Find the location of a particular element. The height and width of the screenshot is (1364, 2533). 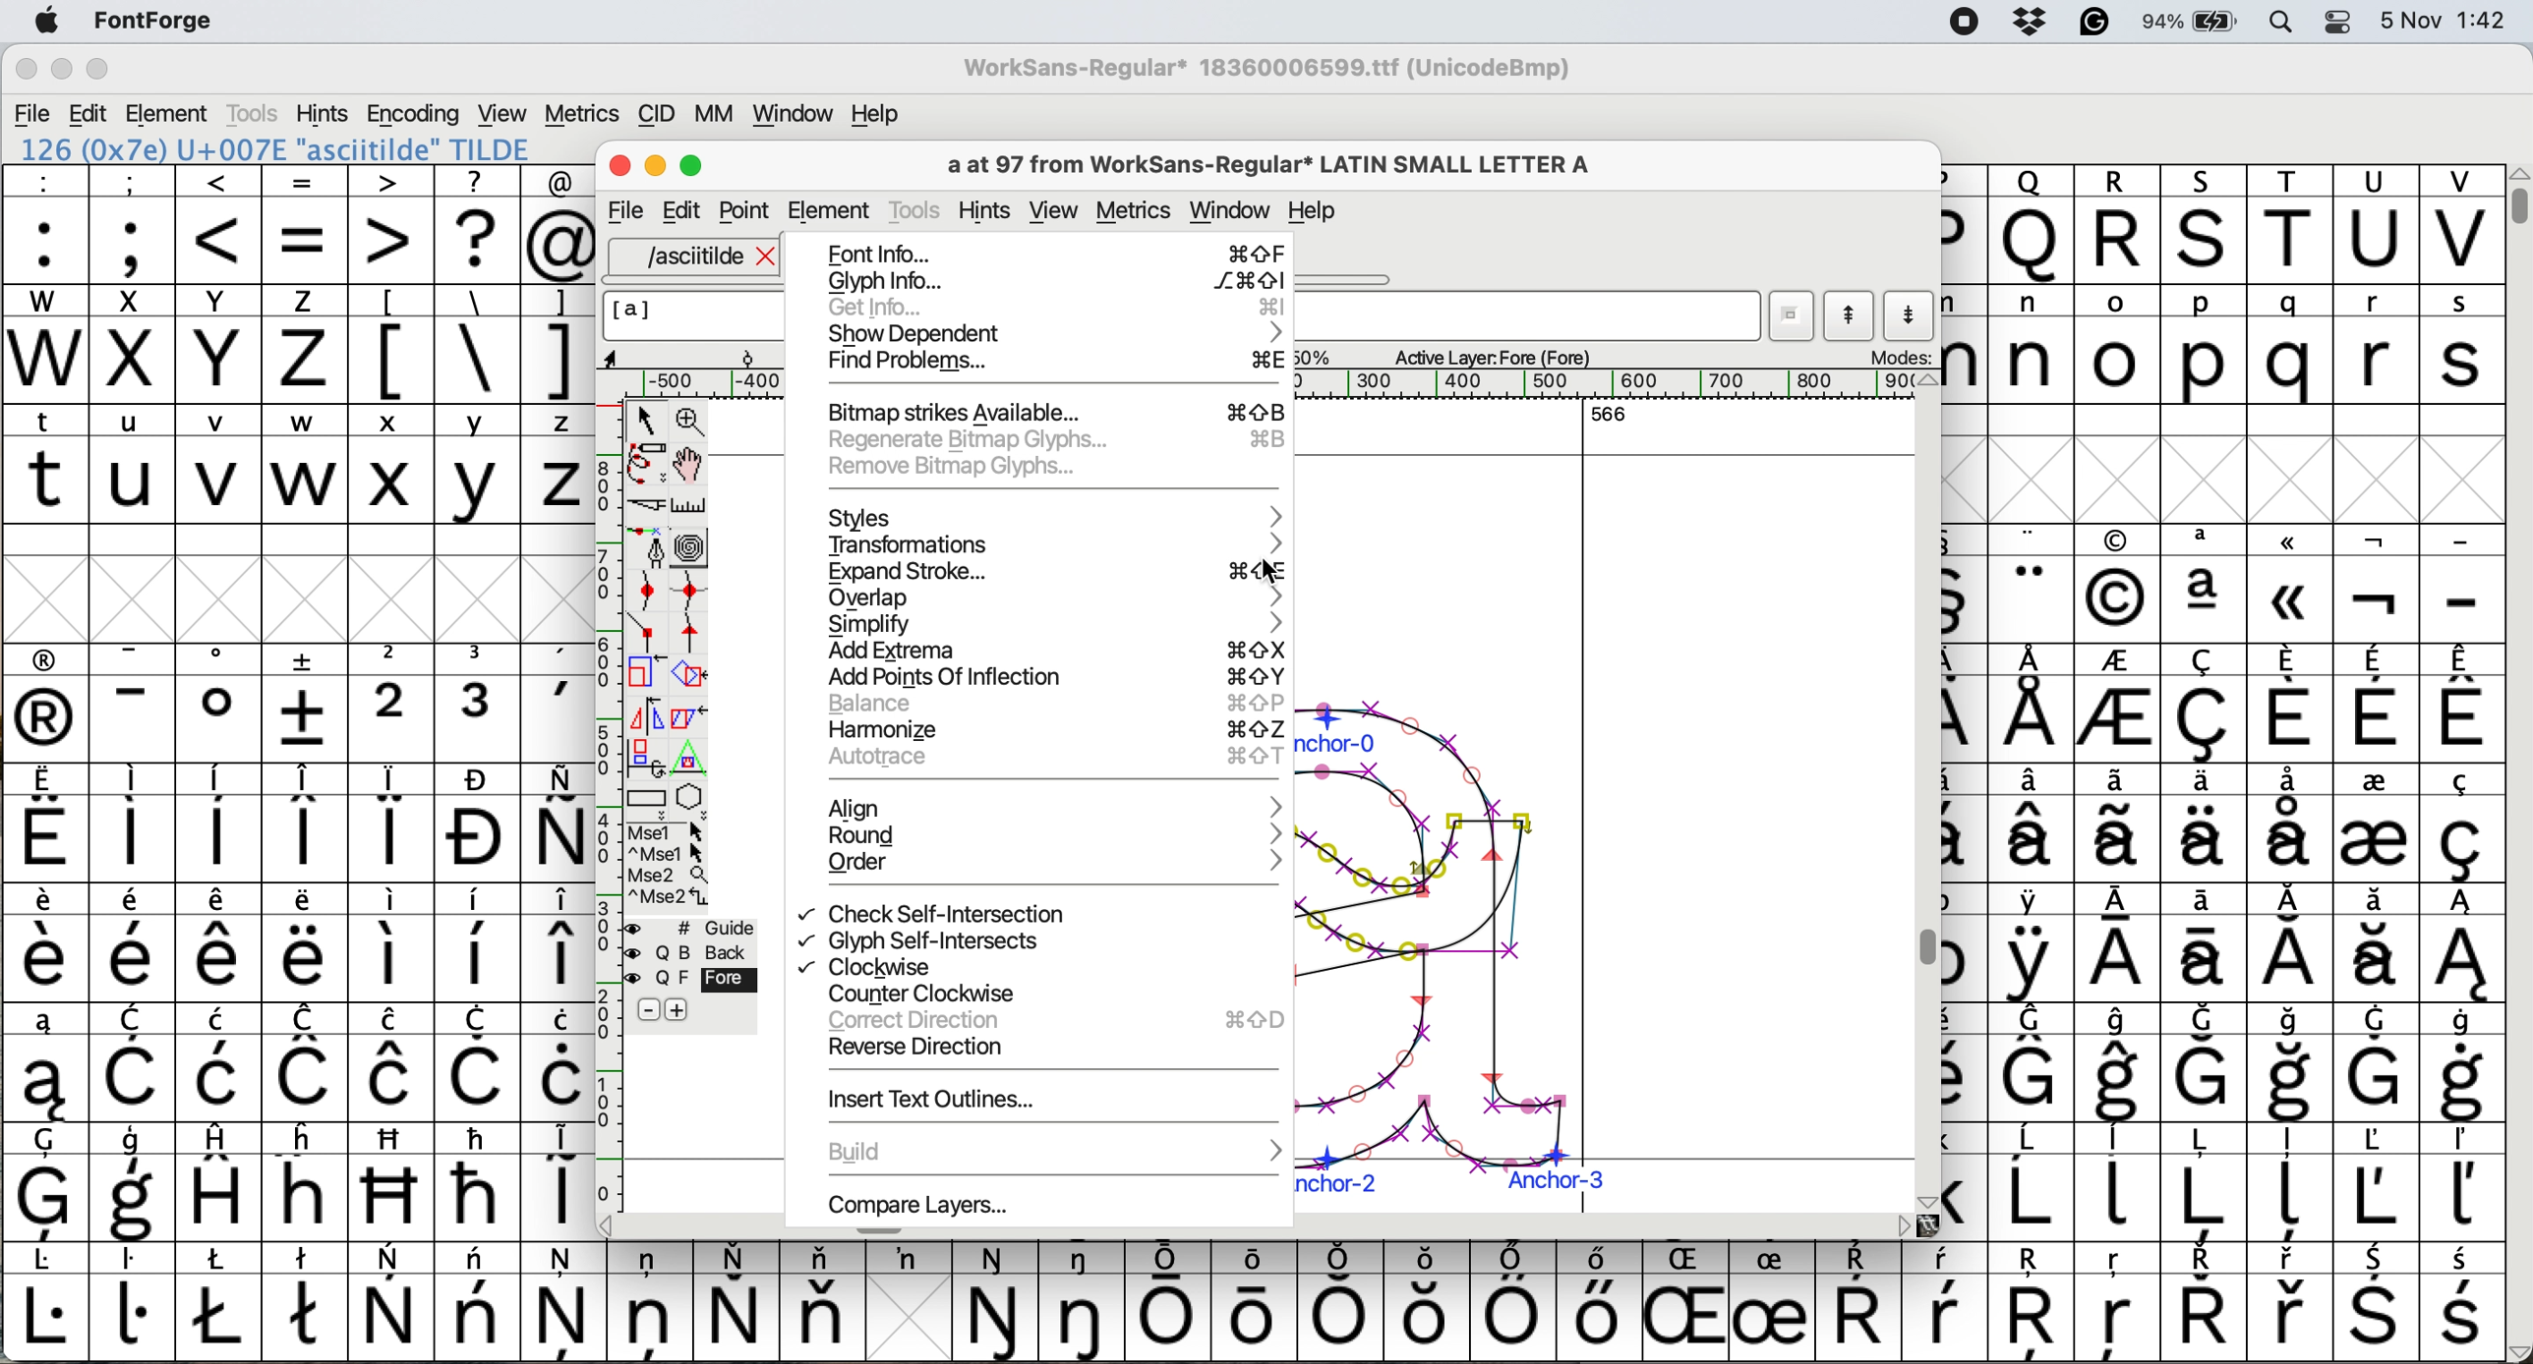

minimise is located at coordinates (59, 71).